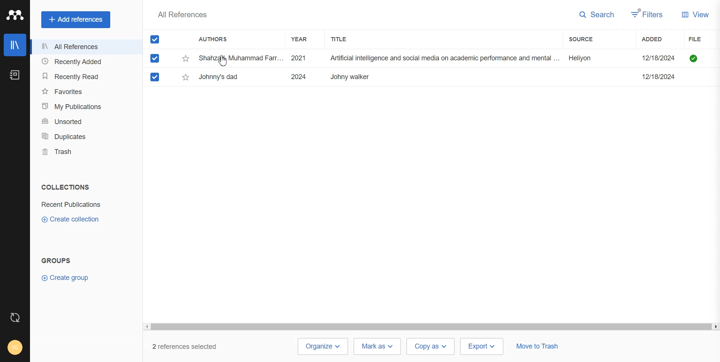  I want to click on text 1, so click(64, 187).